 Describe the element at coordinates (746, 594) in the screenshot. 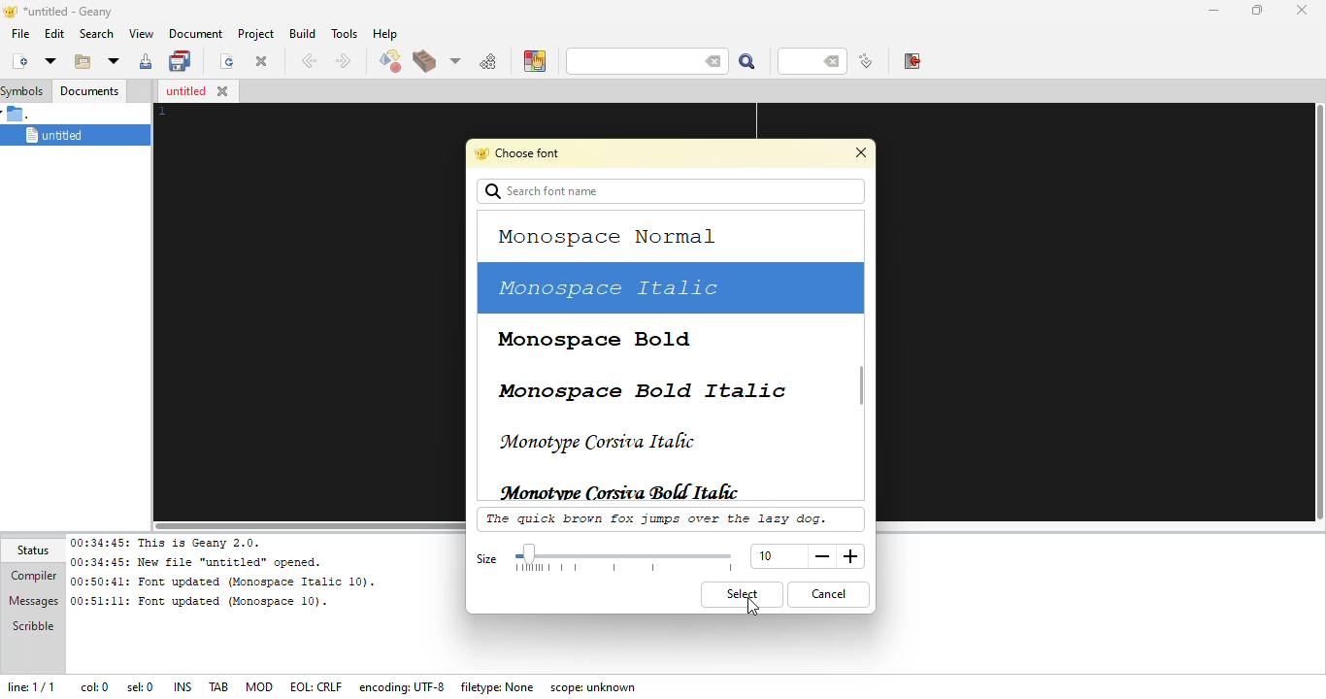

I see `select` at that location.